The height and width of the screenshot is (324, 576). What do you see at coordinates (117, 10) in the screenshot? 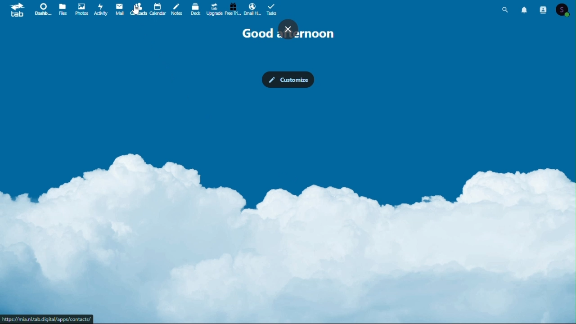
I see `Mail` at bounding box center [117, 10].